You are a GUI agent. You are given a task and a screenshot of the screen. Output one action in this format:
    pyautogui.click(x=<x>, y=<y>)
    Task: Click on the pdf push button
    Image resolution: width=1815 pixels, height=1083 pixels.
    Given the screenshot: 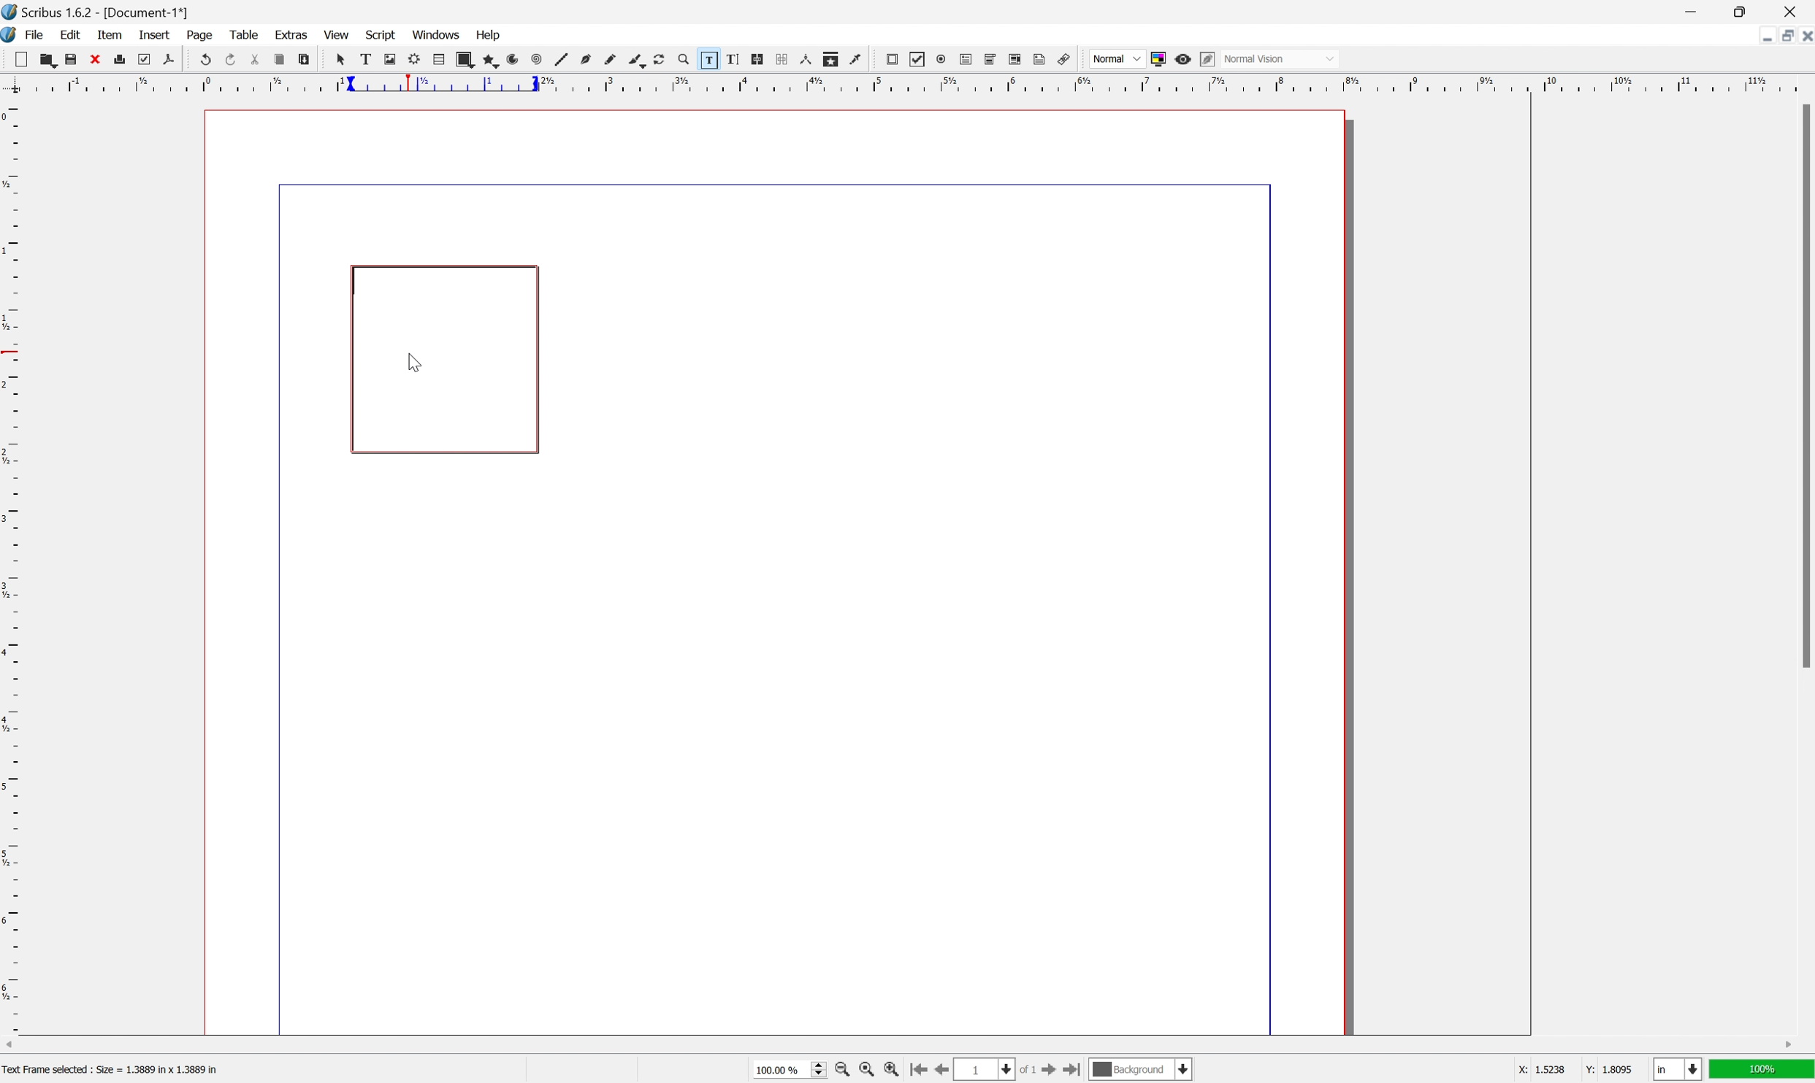 What is the action you would take?
    pyautogui.click(x=892, y=59)
    